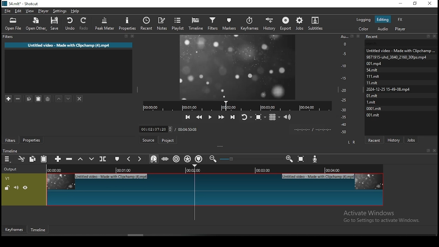  Describe the element at coordinates (44, 159) in the screenshot. I see `paste` at that location.